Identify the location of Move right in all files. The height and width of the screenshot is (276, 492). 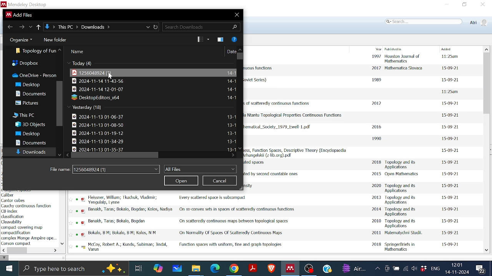
(233, 156).